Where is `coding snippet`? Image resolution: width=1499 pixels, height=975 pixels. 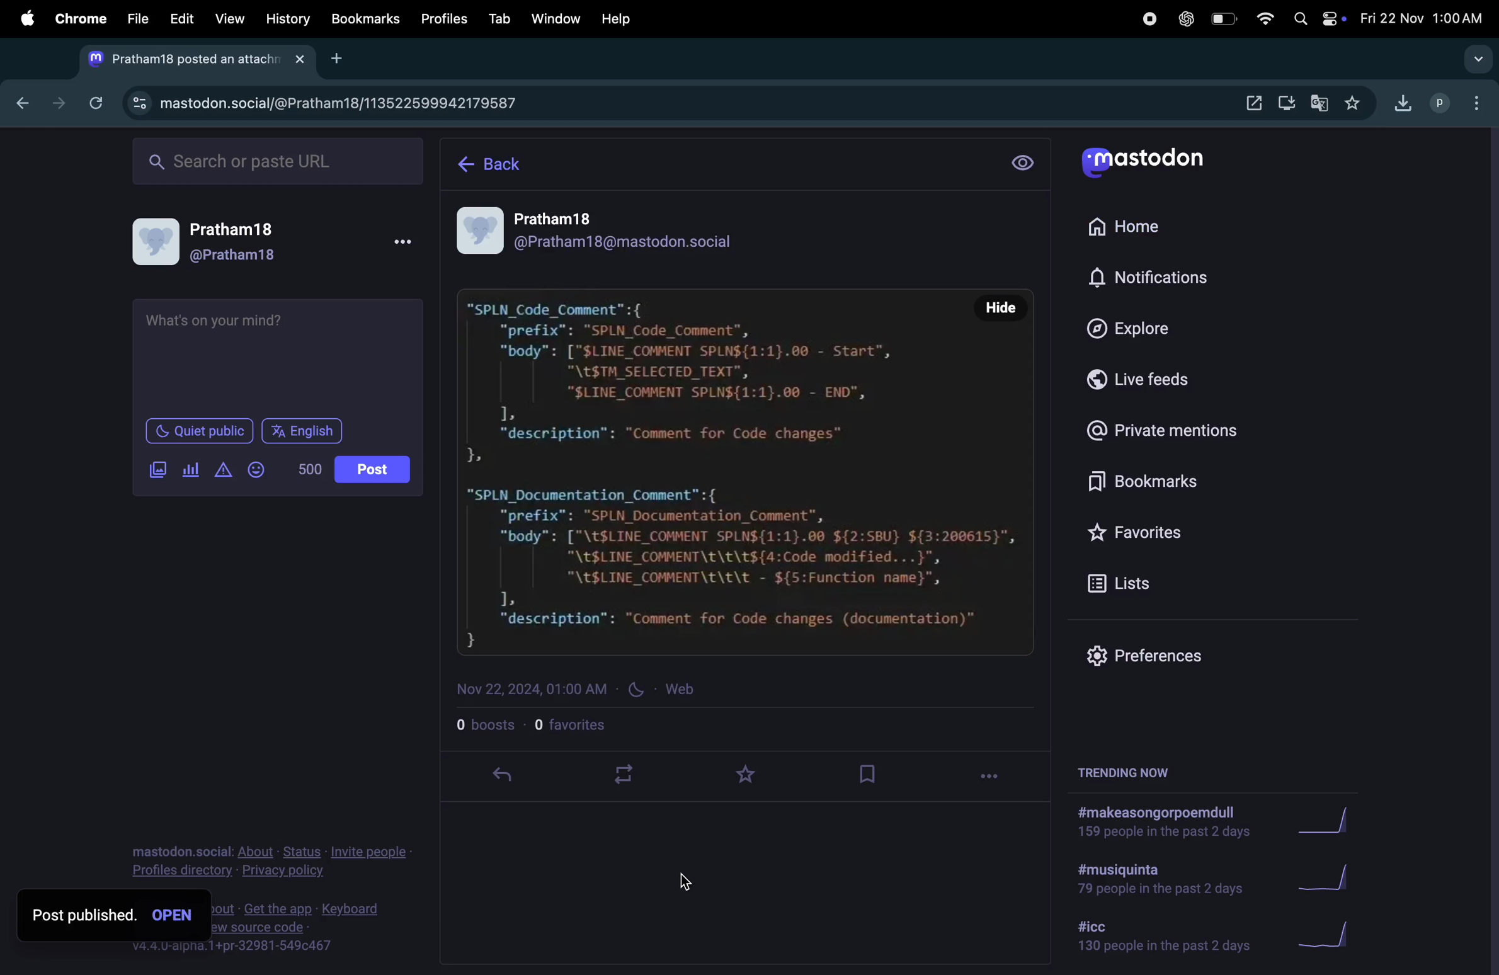 coding snippet is located at coordinates (746, 474).